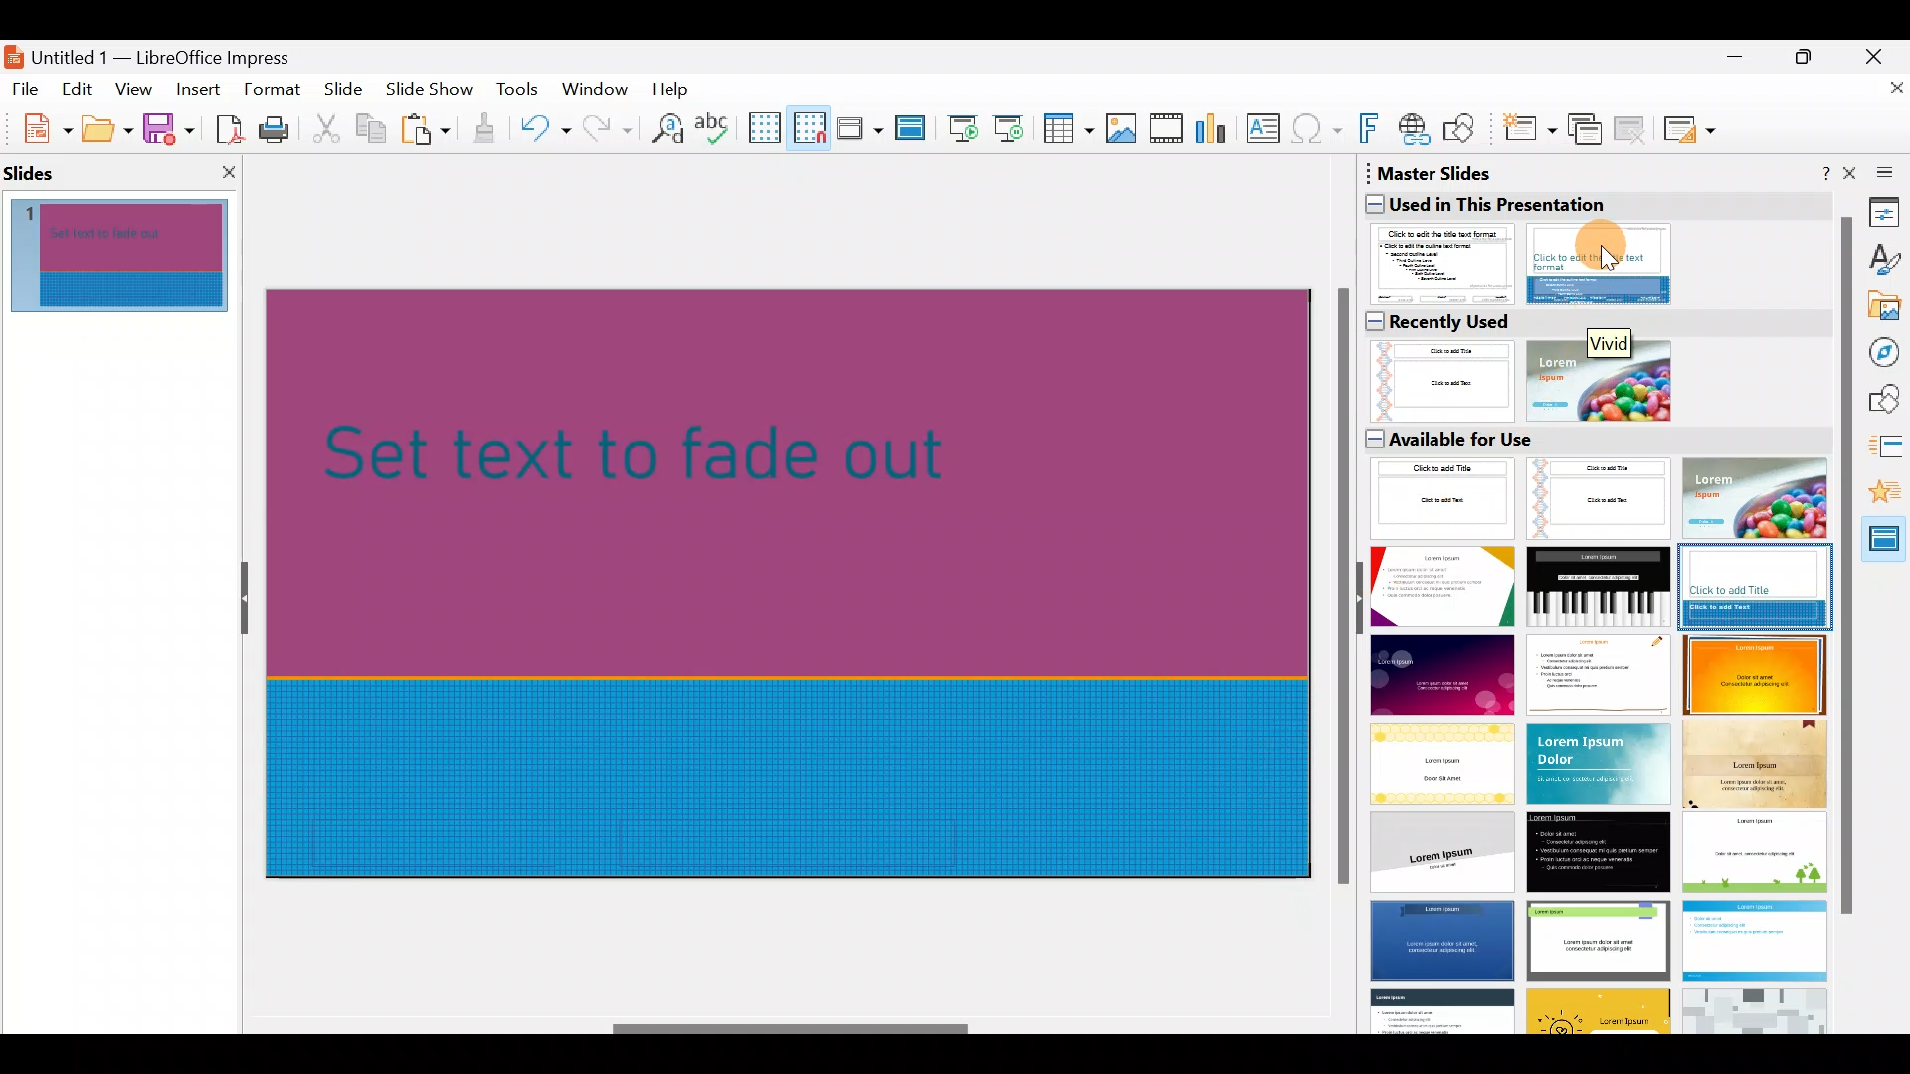 The width and height of the screenshot is (1910, 1074). I want to click on Properties, so click(1885, 211).